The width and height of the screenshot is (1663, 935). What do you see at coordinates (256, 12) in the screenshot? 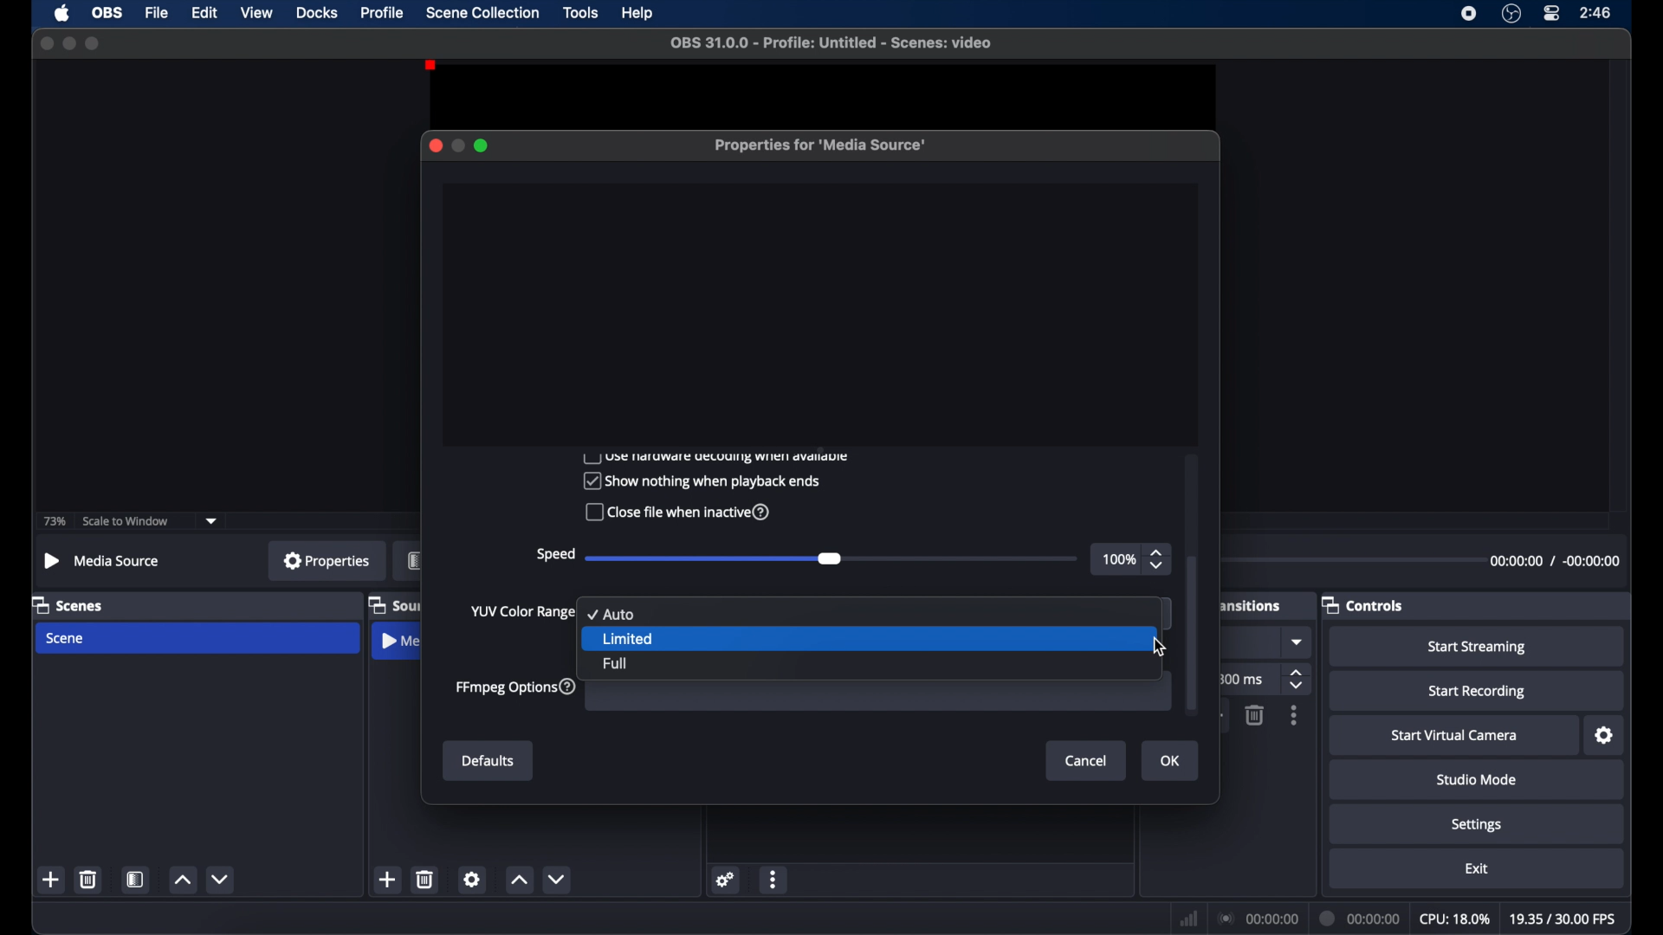
I see `view` at bounding box center [256, 12].